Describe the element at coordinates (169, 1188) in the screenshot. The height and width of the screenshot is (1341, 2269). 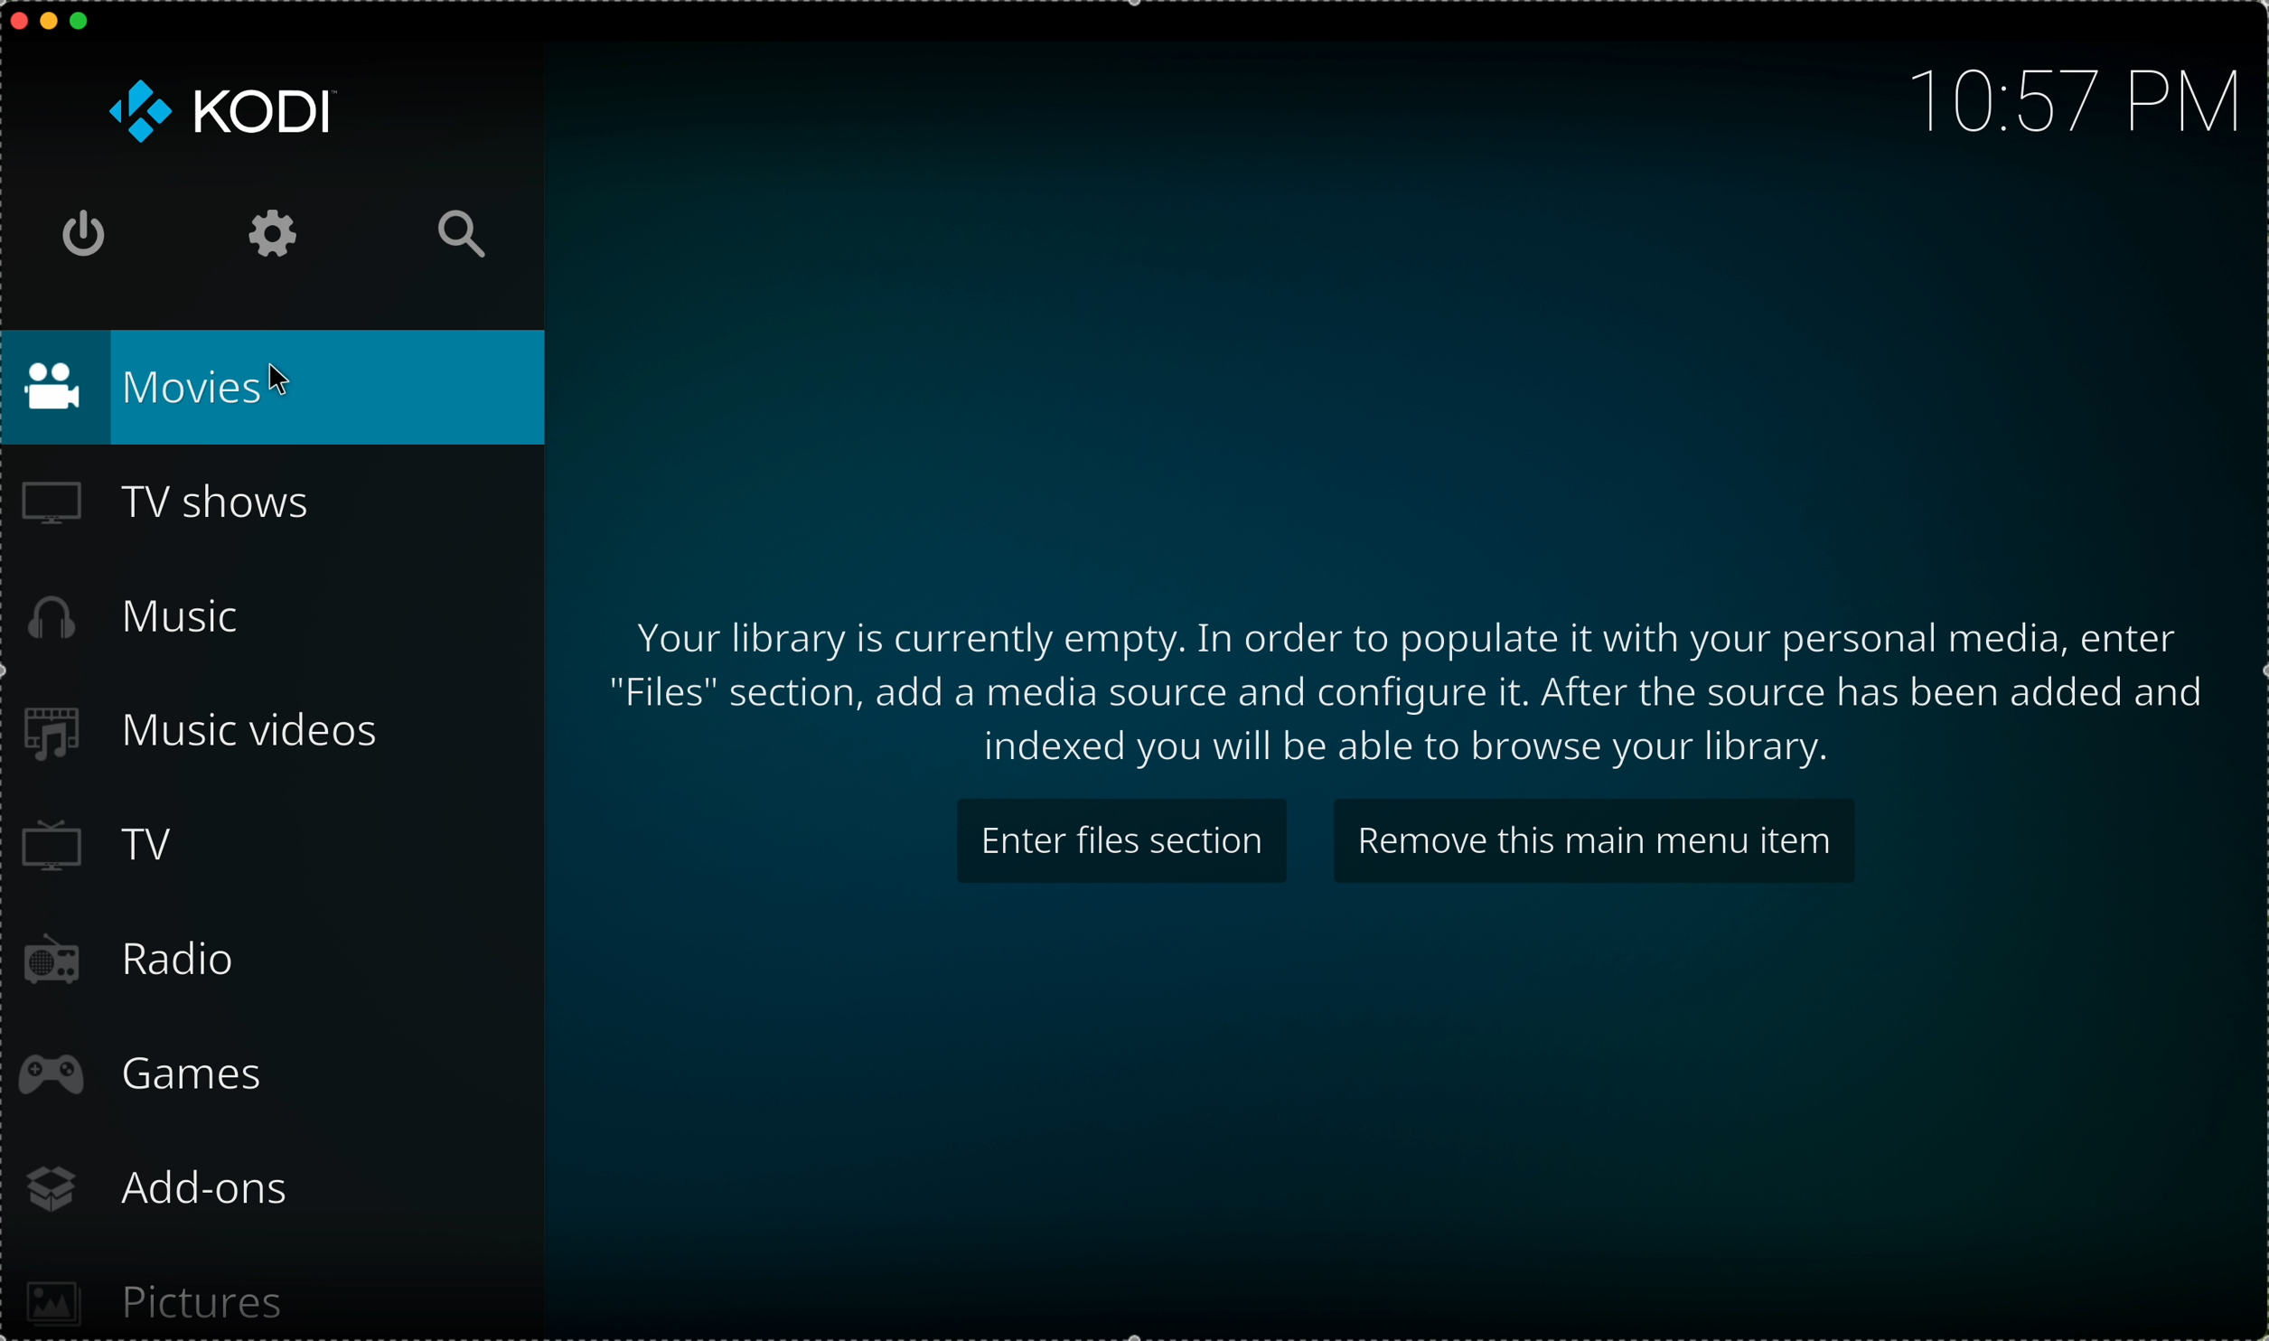
I see `add-ons` at that location.